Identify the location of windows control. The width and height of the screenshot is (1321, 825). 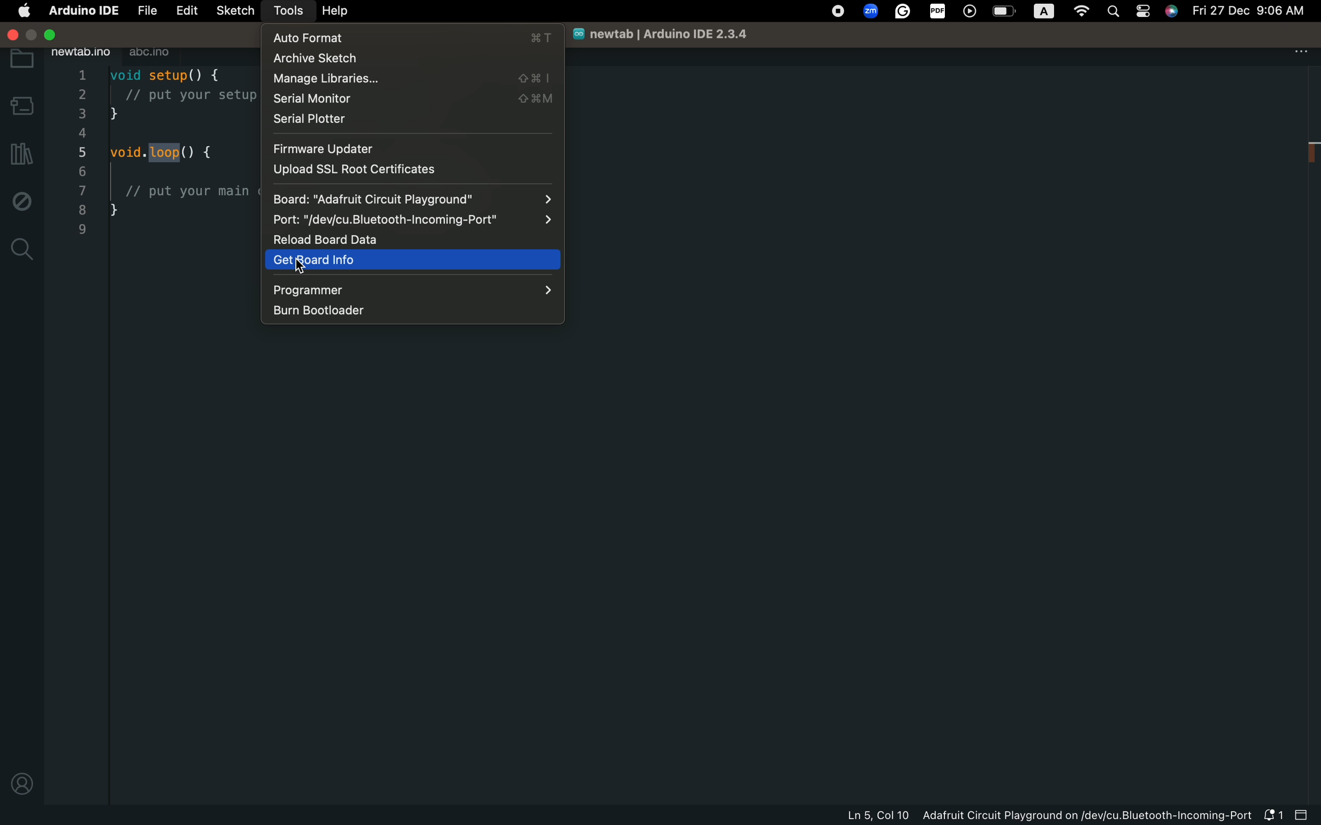
(10, 33).